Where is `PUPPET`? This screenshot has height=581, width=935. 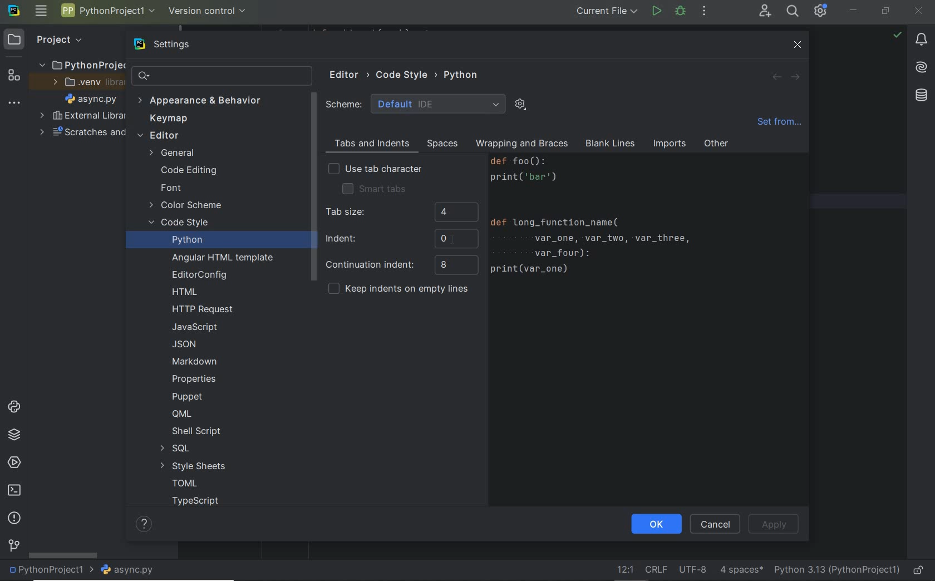
PUPPET is located at coordinates (189, 396).